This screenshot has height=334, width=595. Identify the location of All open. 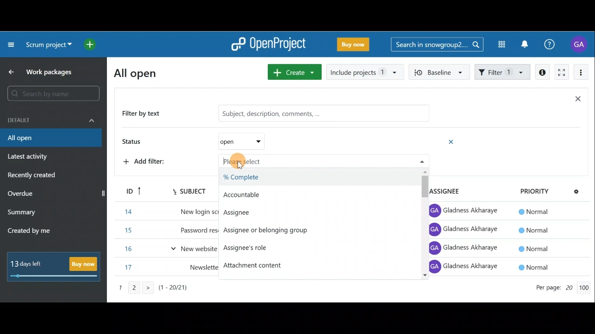
(50, 138).